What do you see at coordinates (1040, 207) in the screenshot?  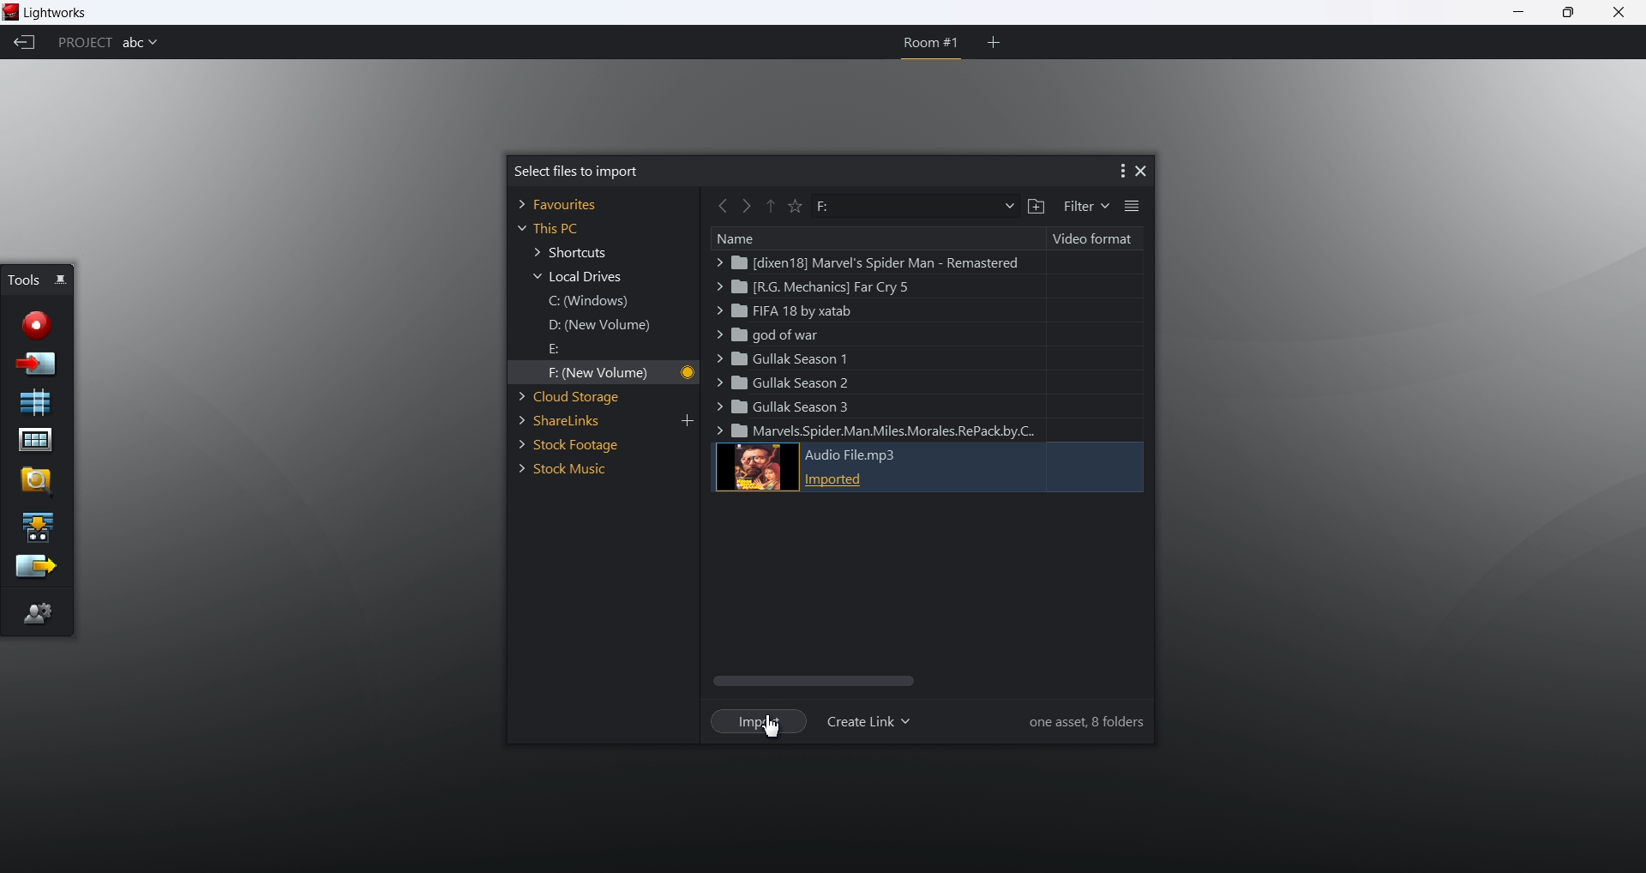 I see `add a folder` at bounding box center [1040, 207].